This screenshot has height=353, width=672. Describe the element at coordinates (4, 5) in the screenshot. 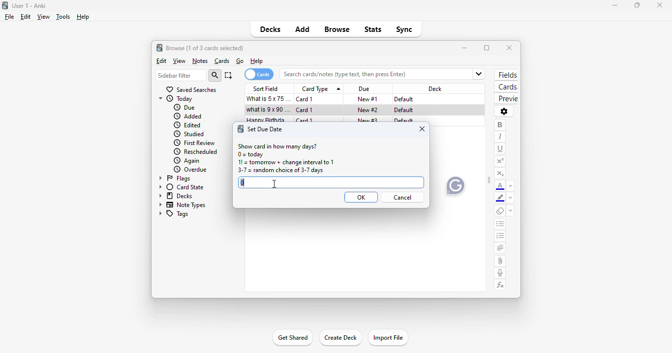

I see `logo` at that location.